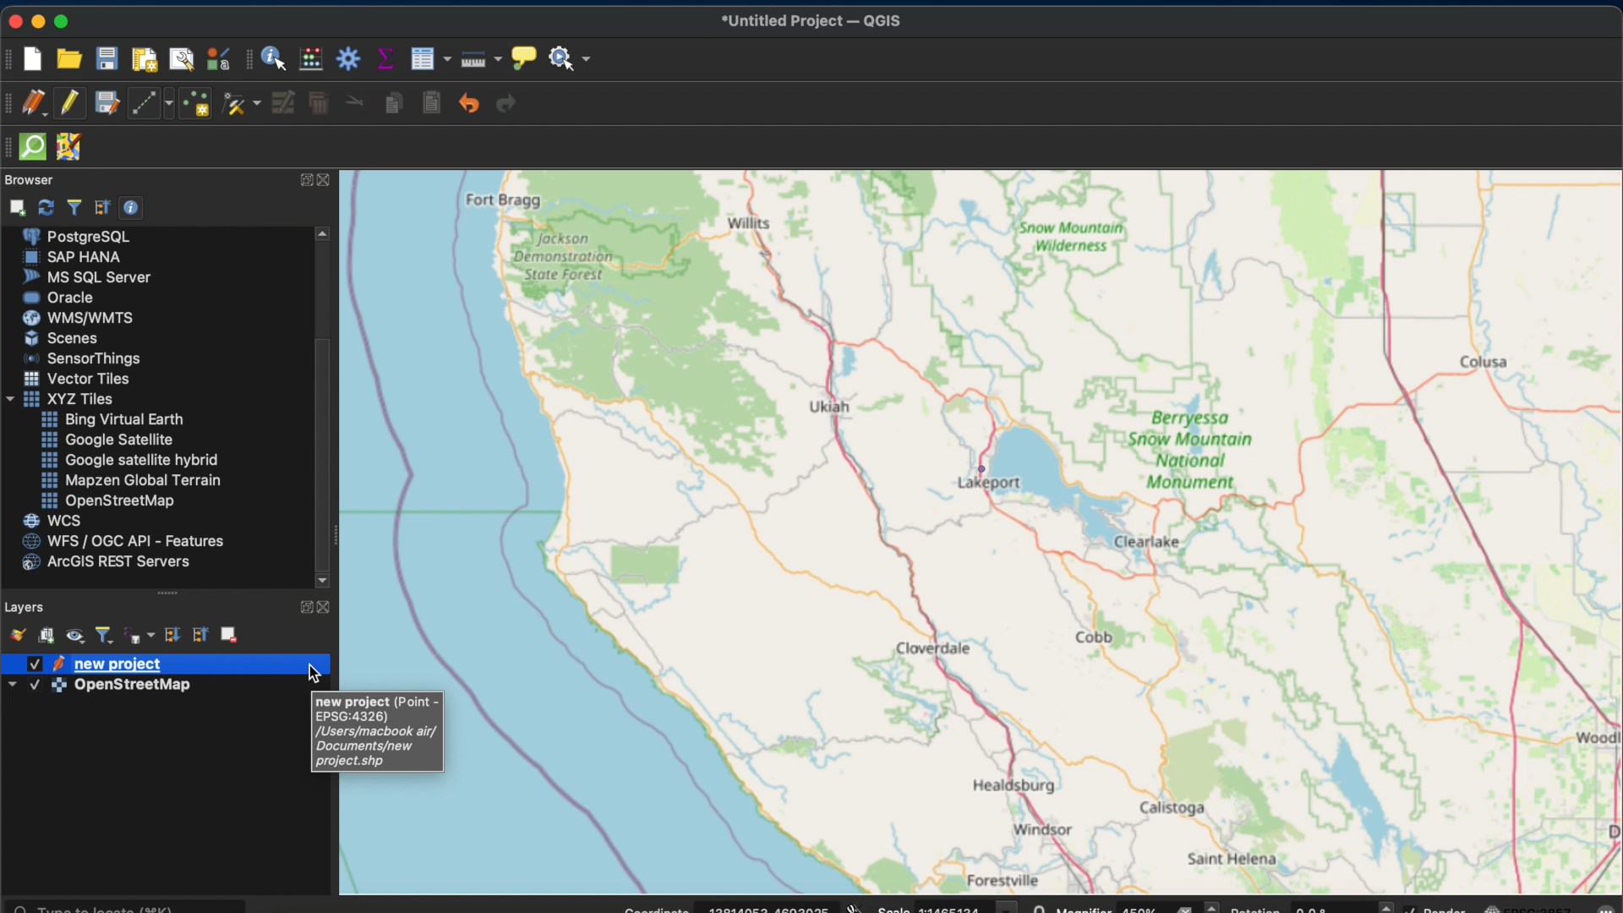 The image size is (1623, 913). Describe the element at coordinates (285, 105) in the screenshot. I see `modify attributes` at that location.